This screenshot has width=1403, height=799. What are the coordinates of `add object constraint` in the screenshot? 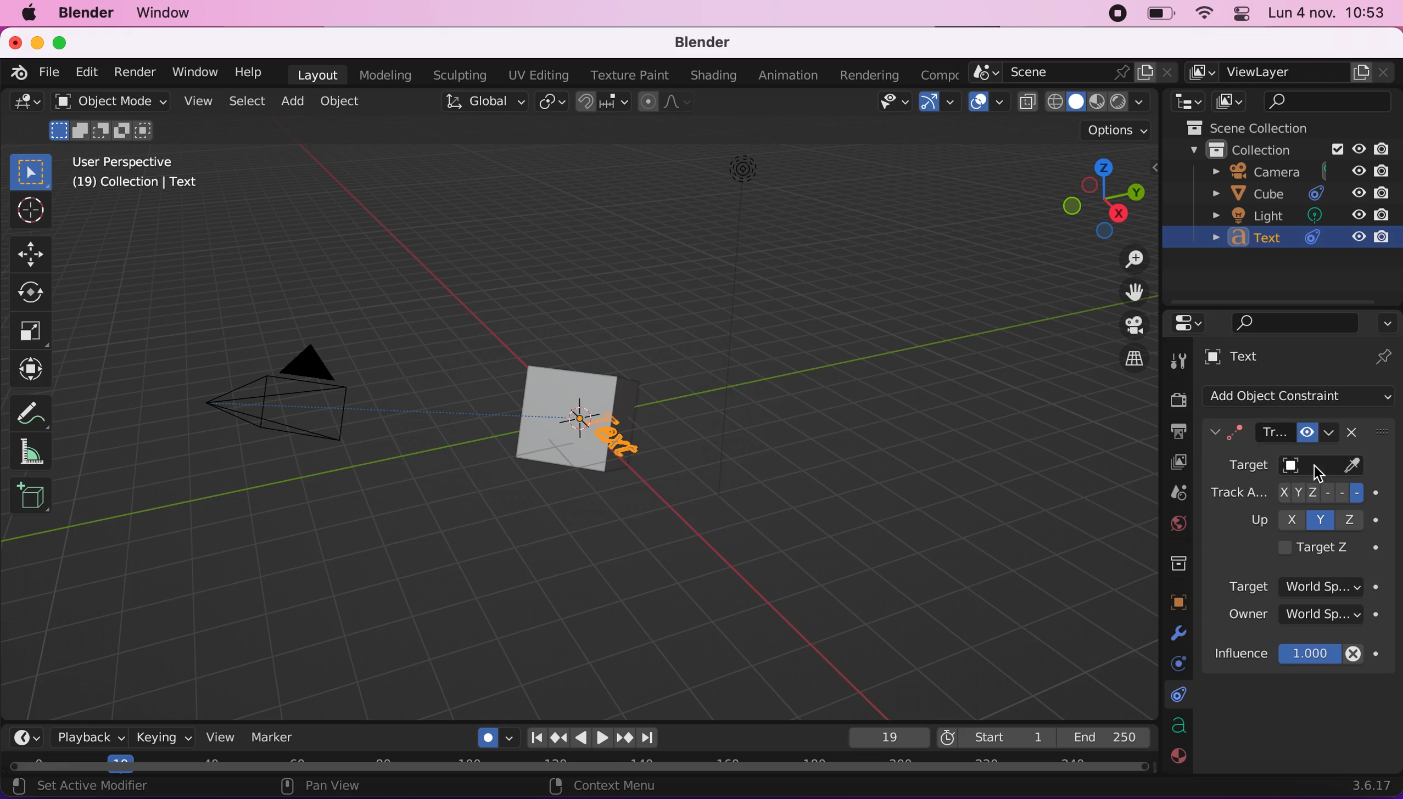 It's located at (1304, 397).